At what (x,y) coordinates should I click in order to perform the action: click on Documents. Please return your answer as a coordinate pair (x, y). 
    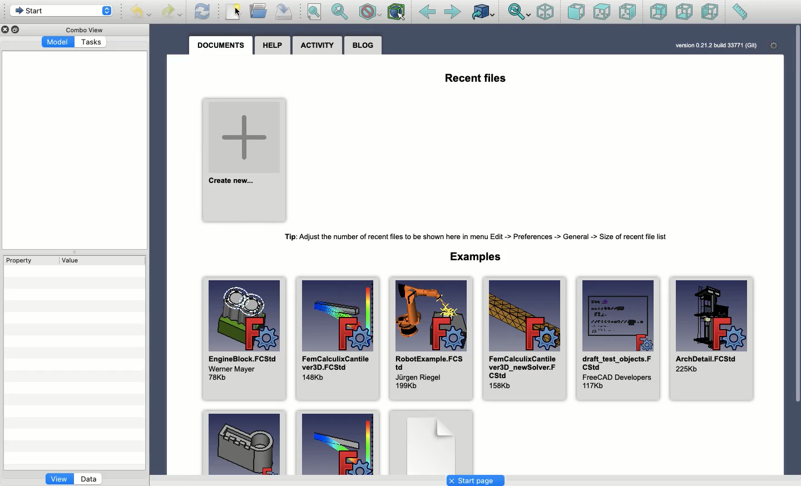
    Looking at the image, I should click on (220, 44).